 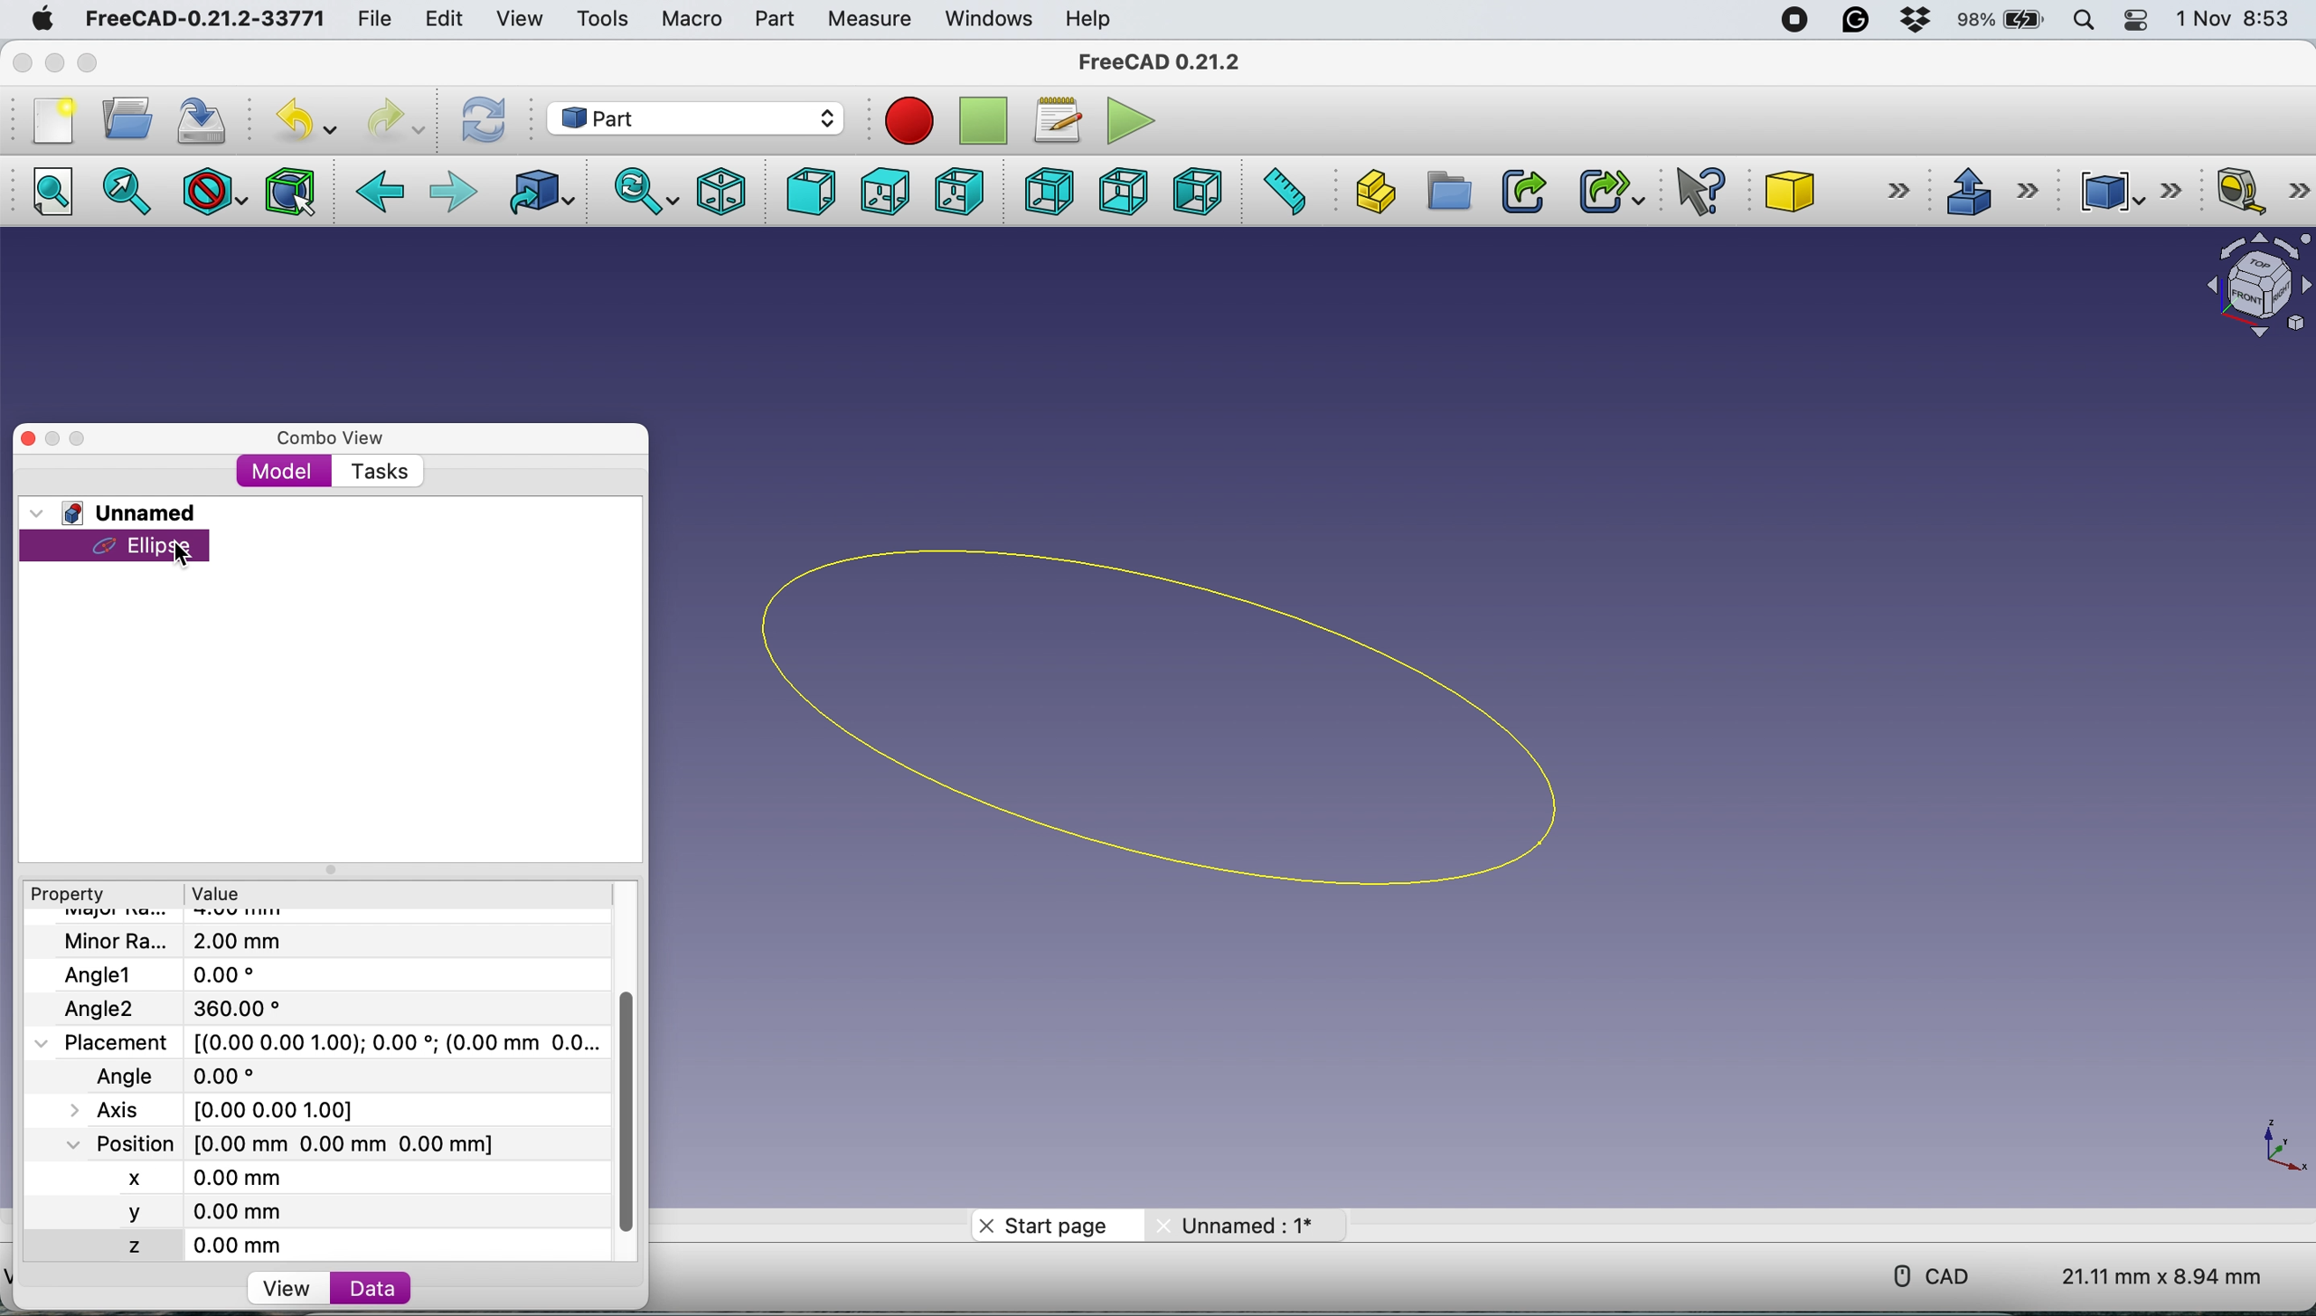 I want to click on system logo, so click(x=44, y=20).